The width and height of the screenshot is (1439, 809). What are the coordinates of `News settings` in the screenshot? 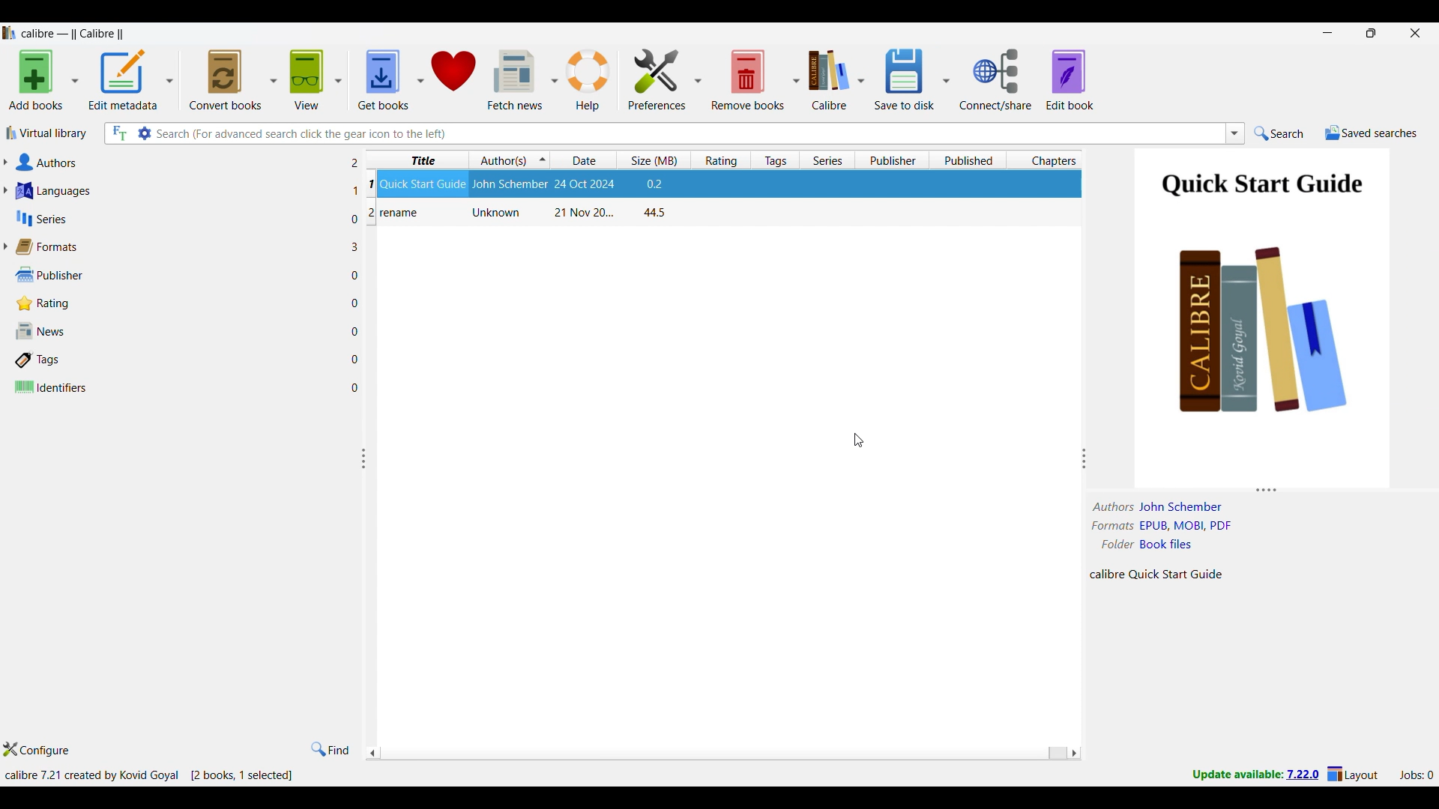 It's located at (522, 80).